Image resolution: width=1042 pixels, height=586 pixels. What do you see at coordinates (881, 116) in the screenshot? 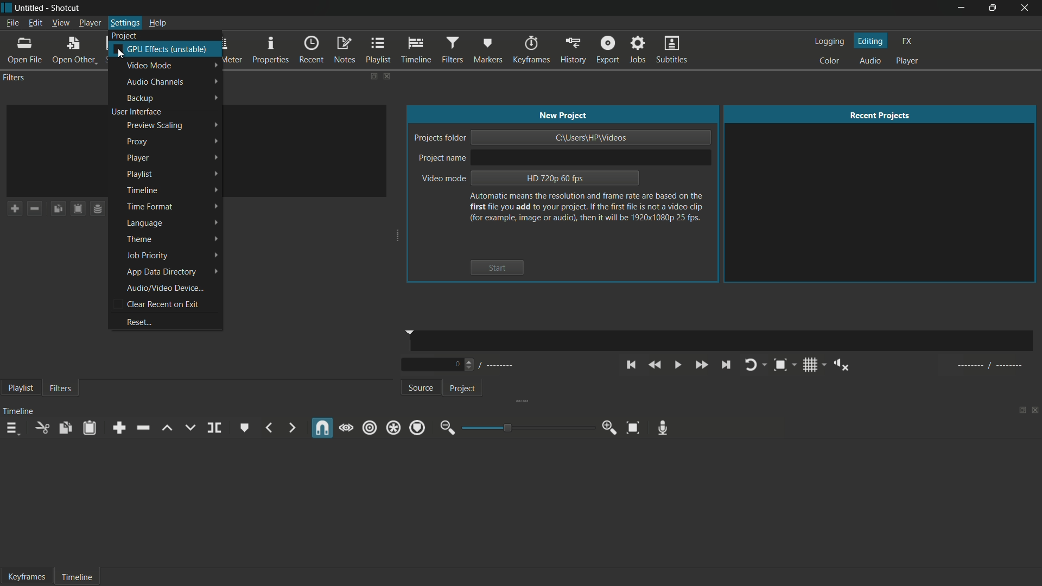
I see `recent projects` at bounding box center [881, 116].